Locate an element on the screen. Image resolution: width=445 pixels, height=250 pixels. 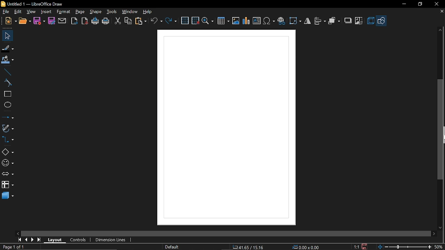
vertical scrollbar is located at coordinates (440, 130).